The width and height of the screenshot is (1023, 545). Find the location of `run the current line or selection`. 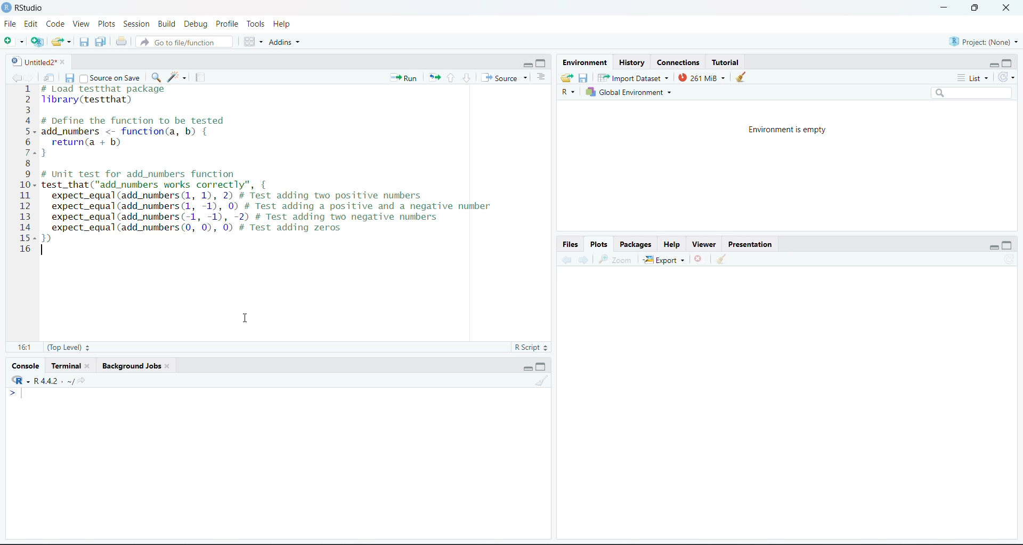

run the current line or selection is located at coordinates (405, 77).